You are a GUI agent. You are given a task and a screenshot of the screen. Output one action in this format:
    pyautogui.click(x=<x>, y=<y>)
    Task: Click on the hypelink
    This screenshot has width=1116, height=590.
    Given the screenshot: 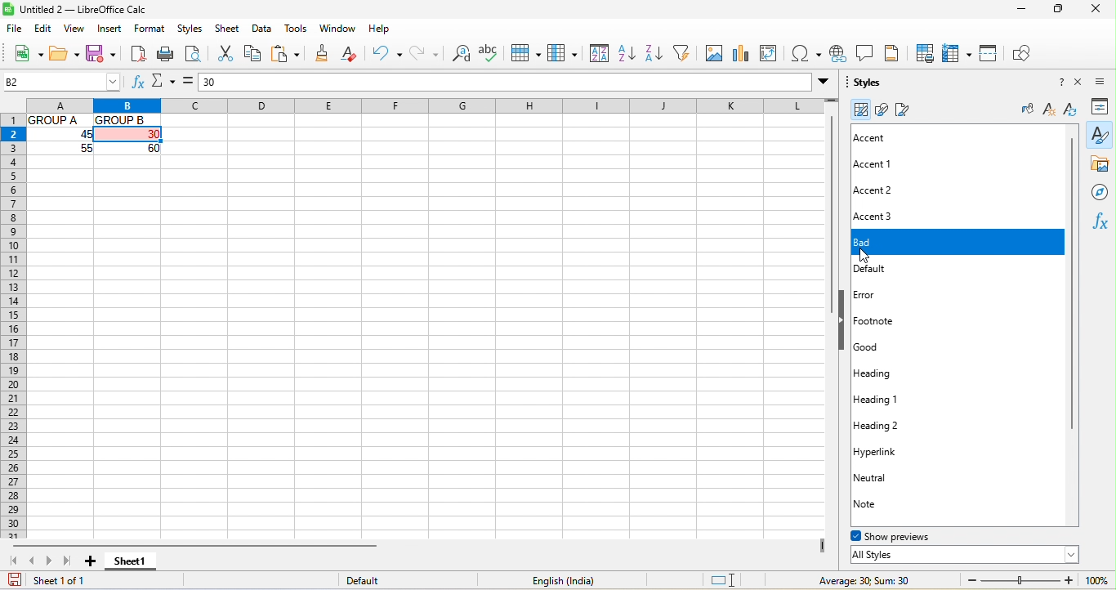 What is the action you would take?
    pyautogui.click(x=840, y=53)
    